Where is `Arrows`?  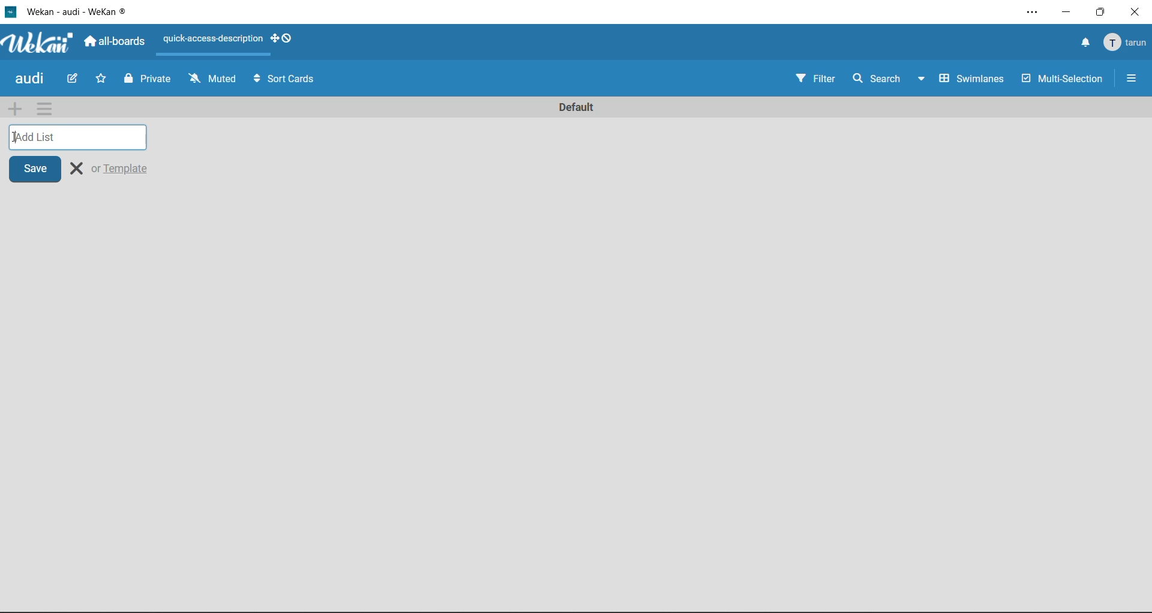 Arrows is located at coordinates (254, 80).